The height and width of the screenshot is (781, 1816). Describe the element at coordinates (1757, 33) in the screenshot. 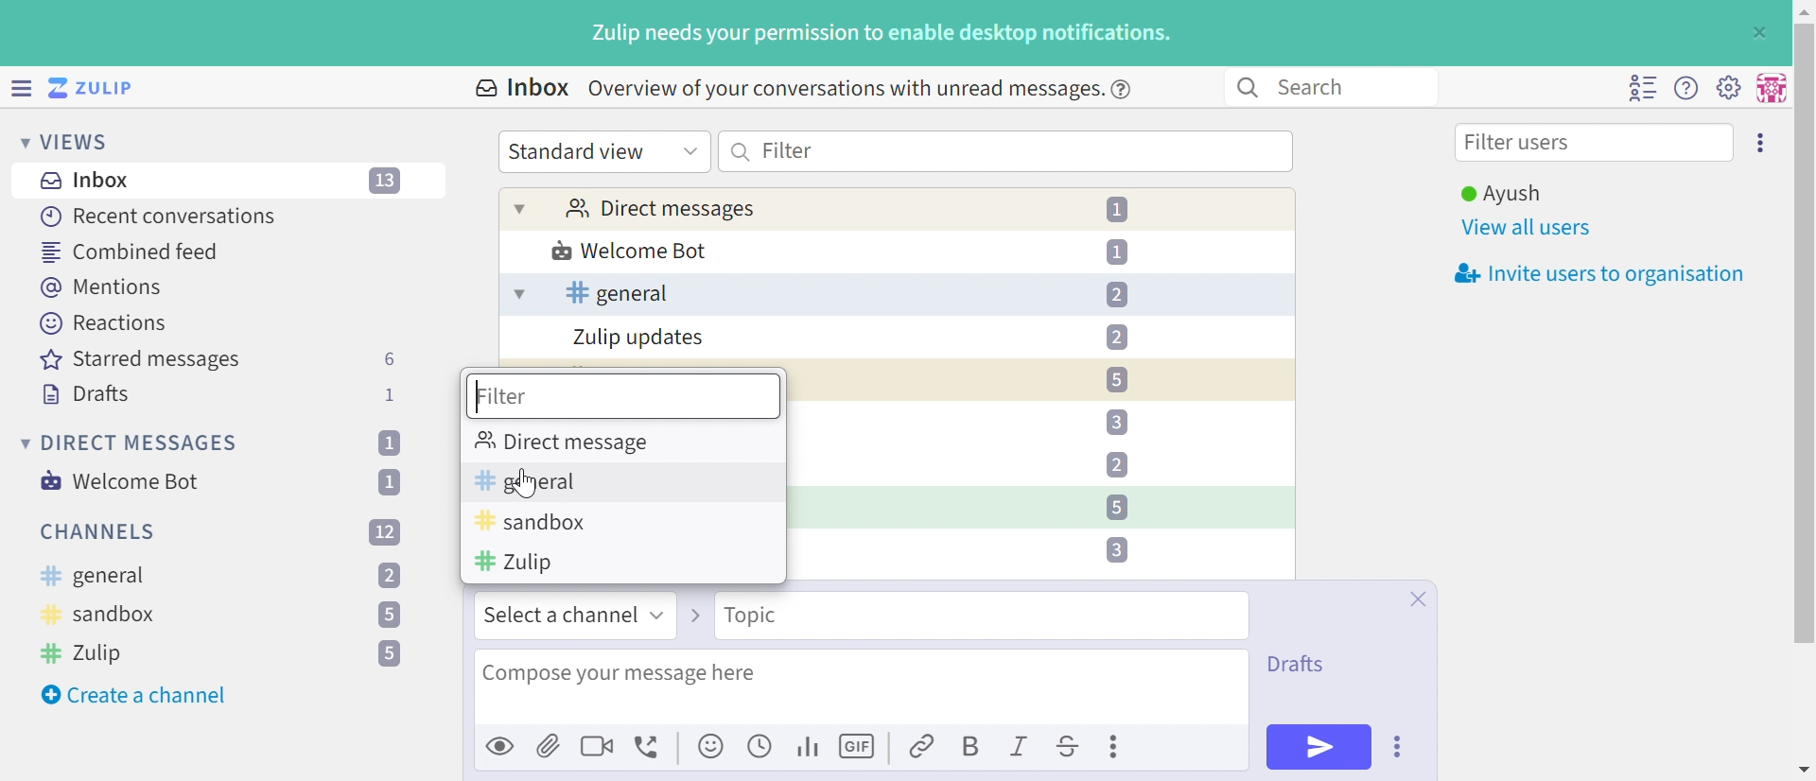

I see `Close` at that location.